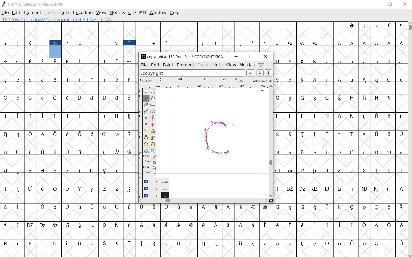  I want to click on add a curve point always either horizontal or vertical, so click(153, 118).